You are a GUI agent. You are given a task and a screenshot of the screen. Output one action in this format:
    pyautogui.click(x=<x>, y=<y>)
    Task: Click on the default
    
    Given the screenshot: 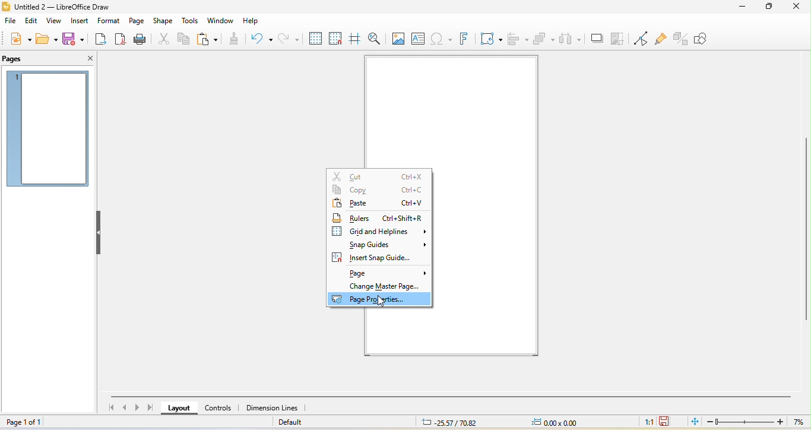 What is the action you would take?
    pyautogui.click(x=297, y=423)
    